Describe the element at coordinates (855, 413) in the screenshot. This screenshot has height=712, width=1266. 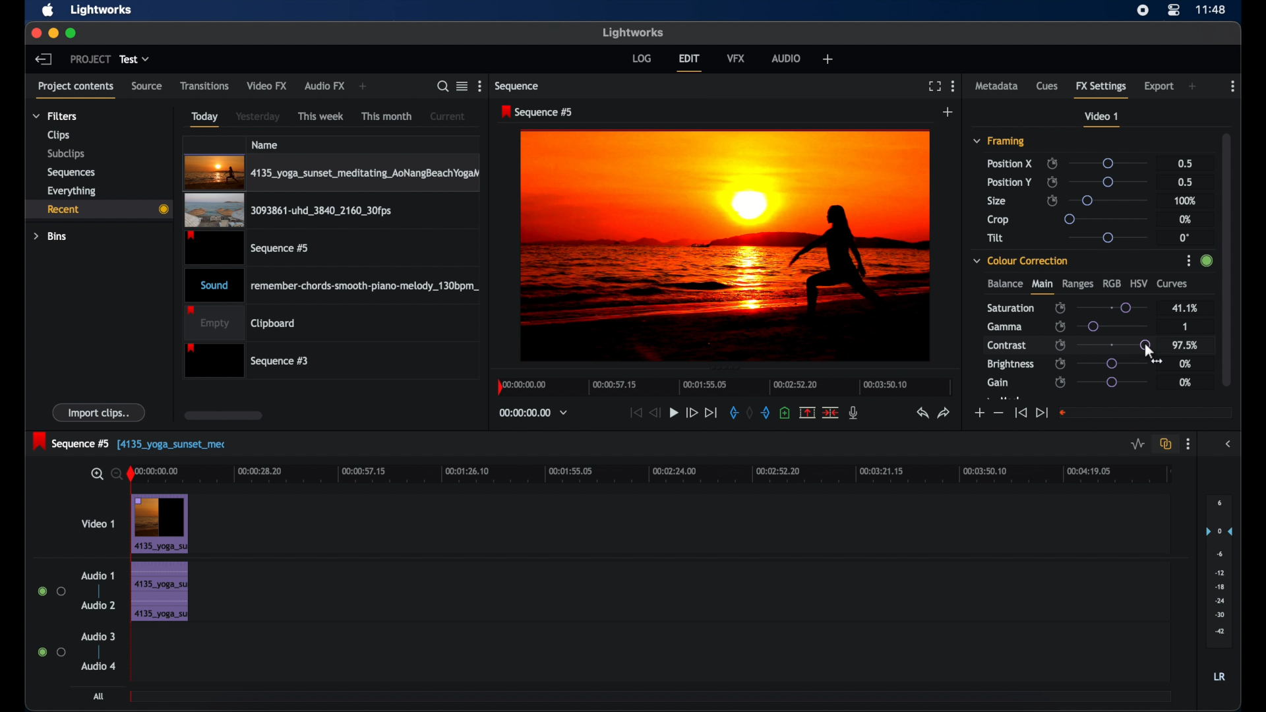
I see `mic` at that location.